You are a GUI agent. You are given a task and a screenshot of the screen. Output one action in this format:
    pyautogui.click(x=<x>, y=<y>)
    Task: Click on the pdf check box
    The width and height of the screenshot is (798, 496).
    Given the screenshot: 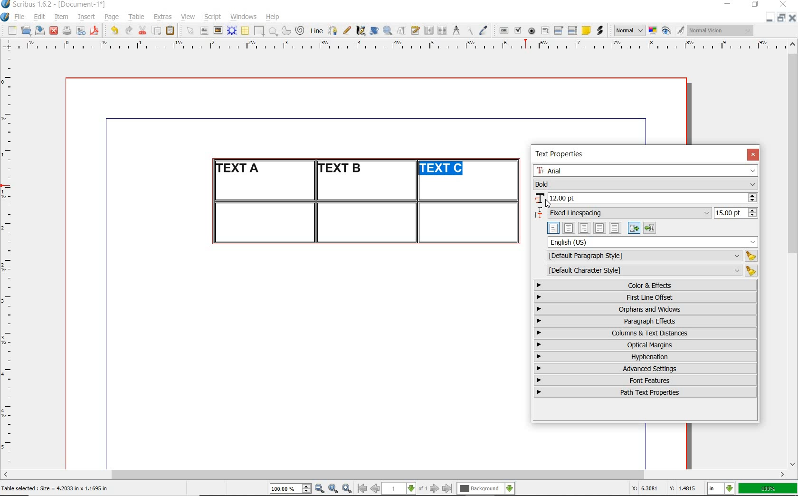 What is the action you would take?
    pyautogui.click(x=517, y=31)
    